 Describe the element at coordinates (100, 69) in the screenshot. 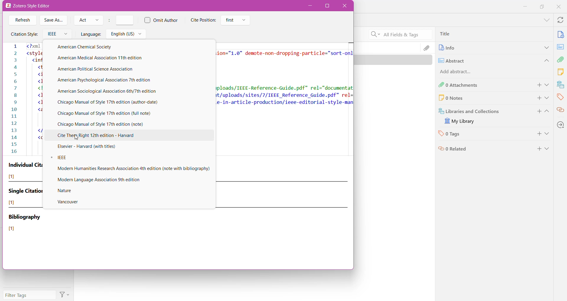

I see `American Political Science Association` at that location.